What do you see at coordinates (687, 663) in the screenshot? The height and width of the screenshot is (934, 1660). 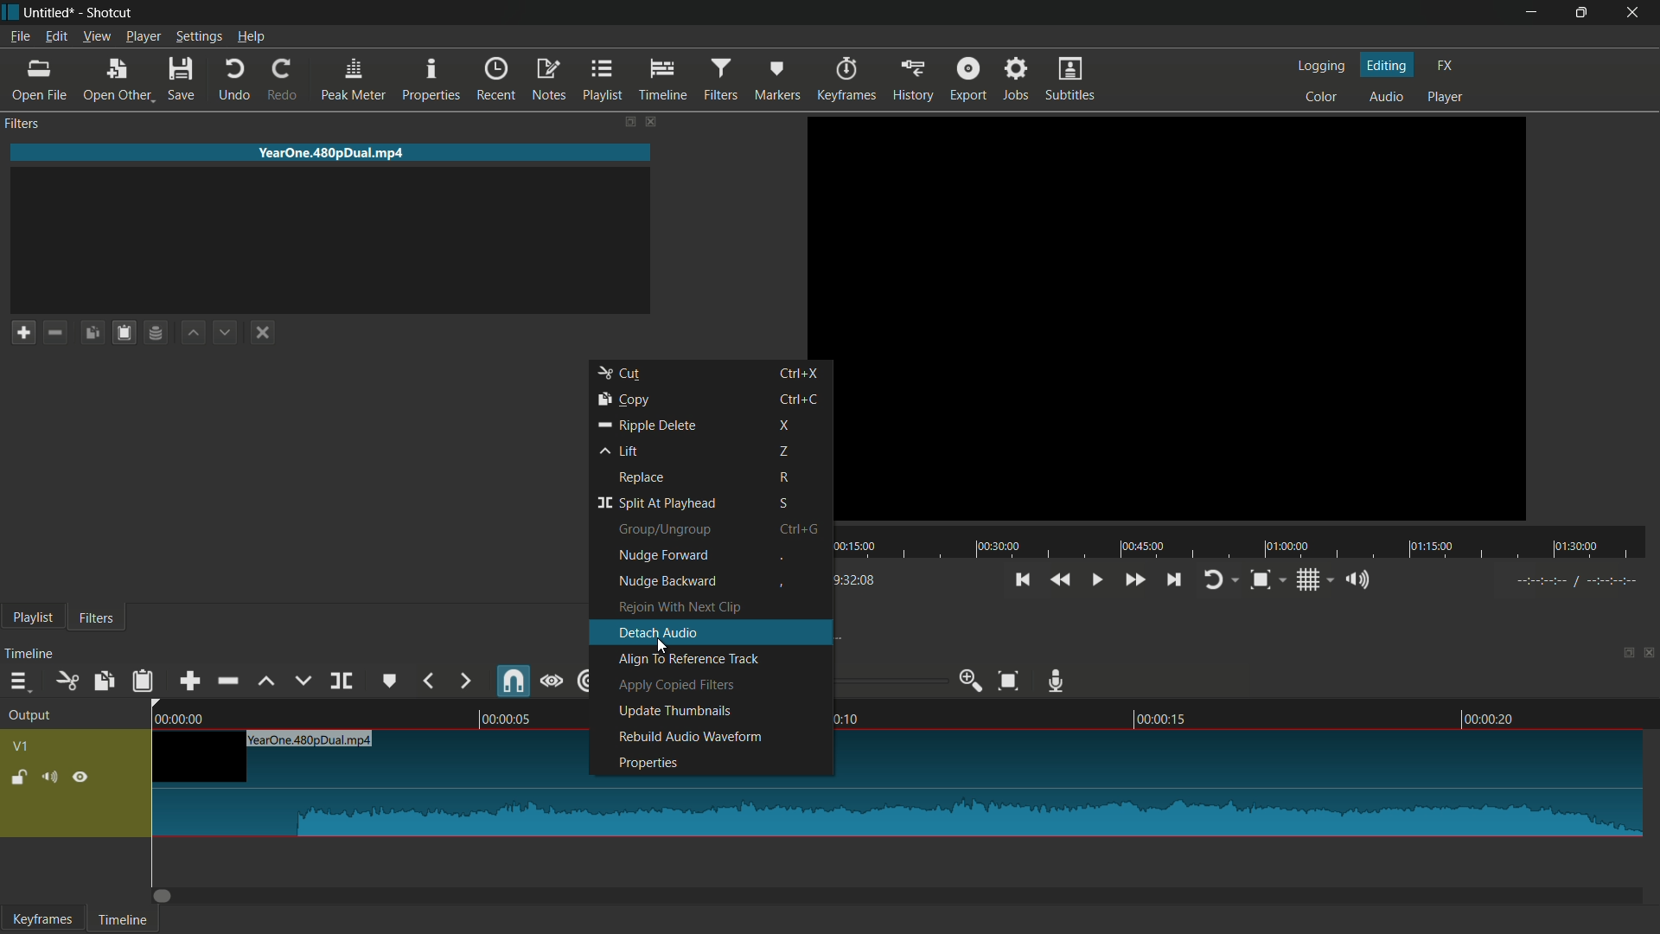 I see `align to reference track` at bounding box center [687, 663].